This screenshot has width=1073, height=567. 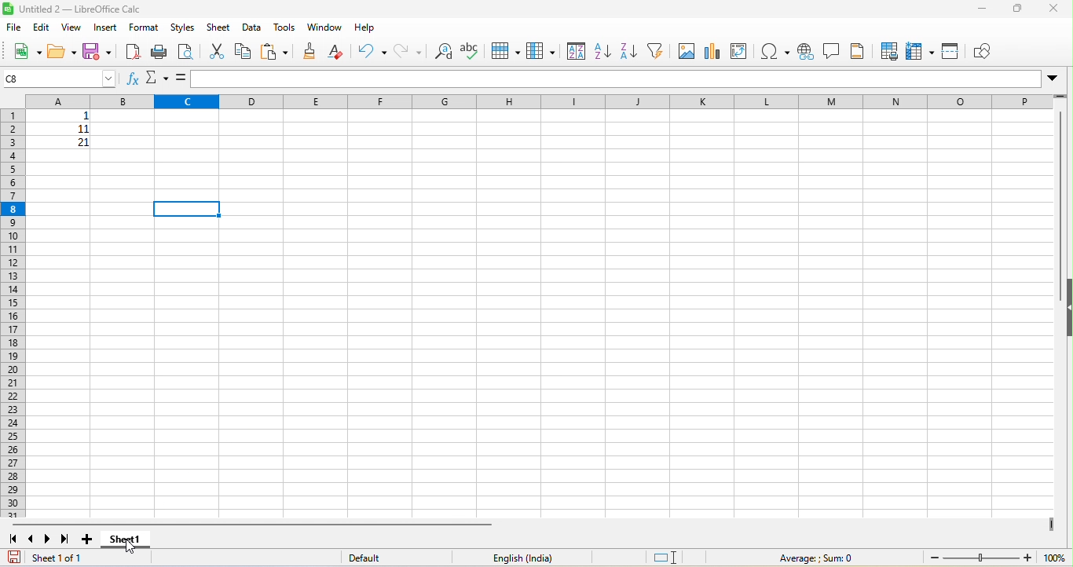 I want to click on edit, so click(x=40, y=27).